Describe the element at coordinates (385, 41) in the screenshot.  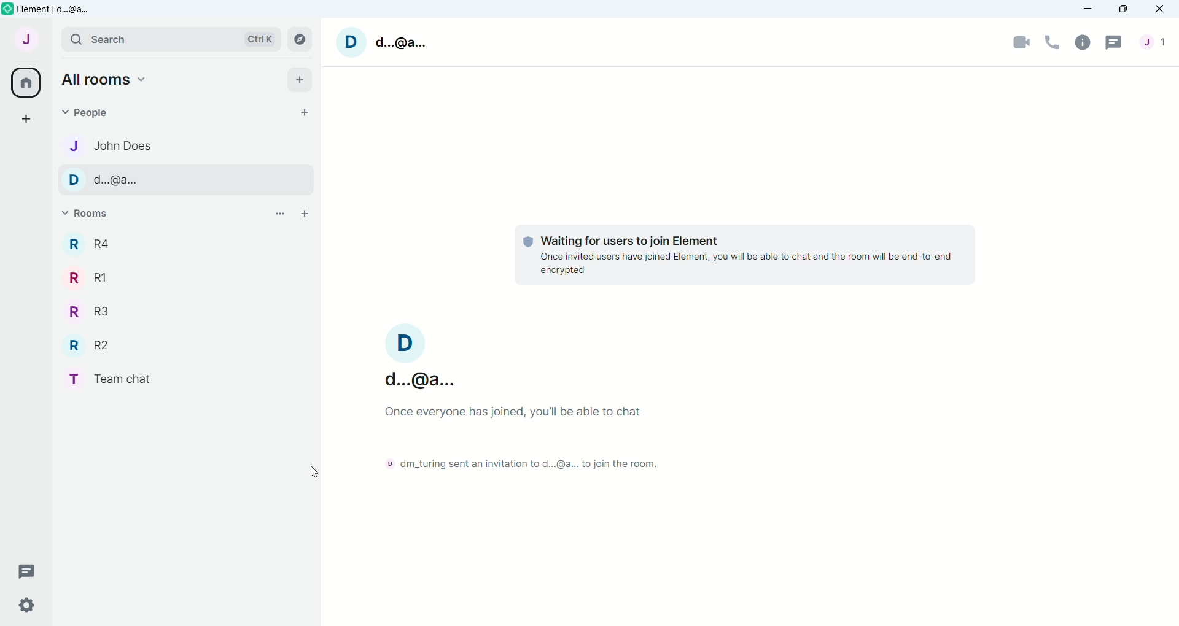
I see `User name` at that location.